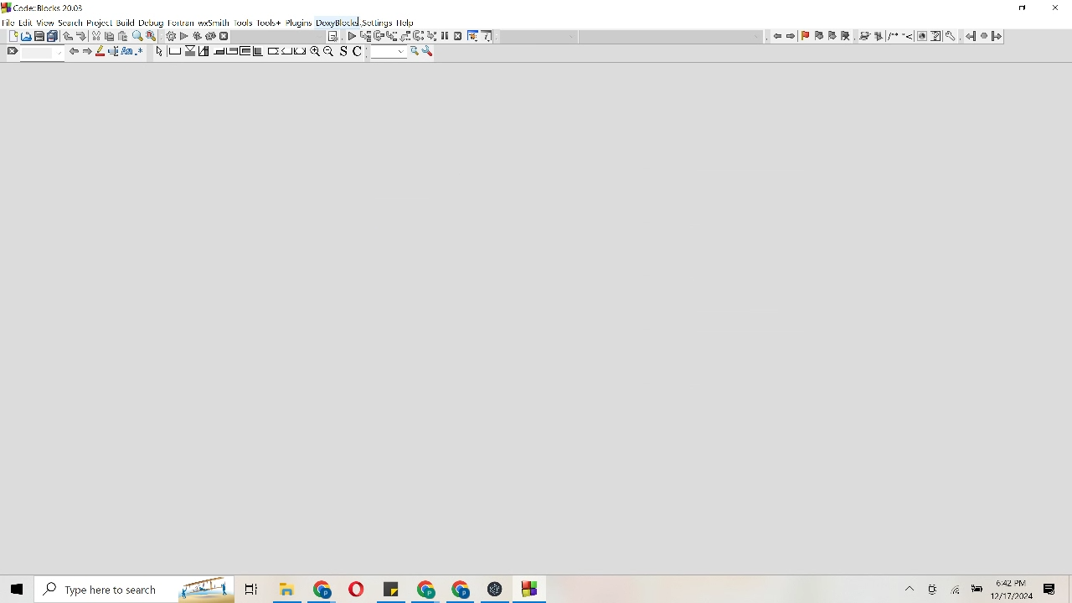  What do you see at coordinates (826, 36) in the screenshot?
I see `flag item` at bounding box center [826, 36].